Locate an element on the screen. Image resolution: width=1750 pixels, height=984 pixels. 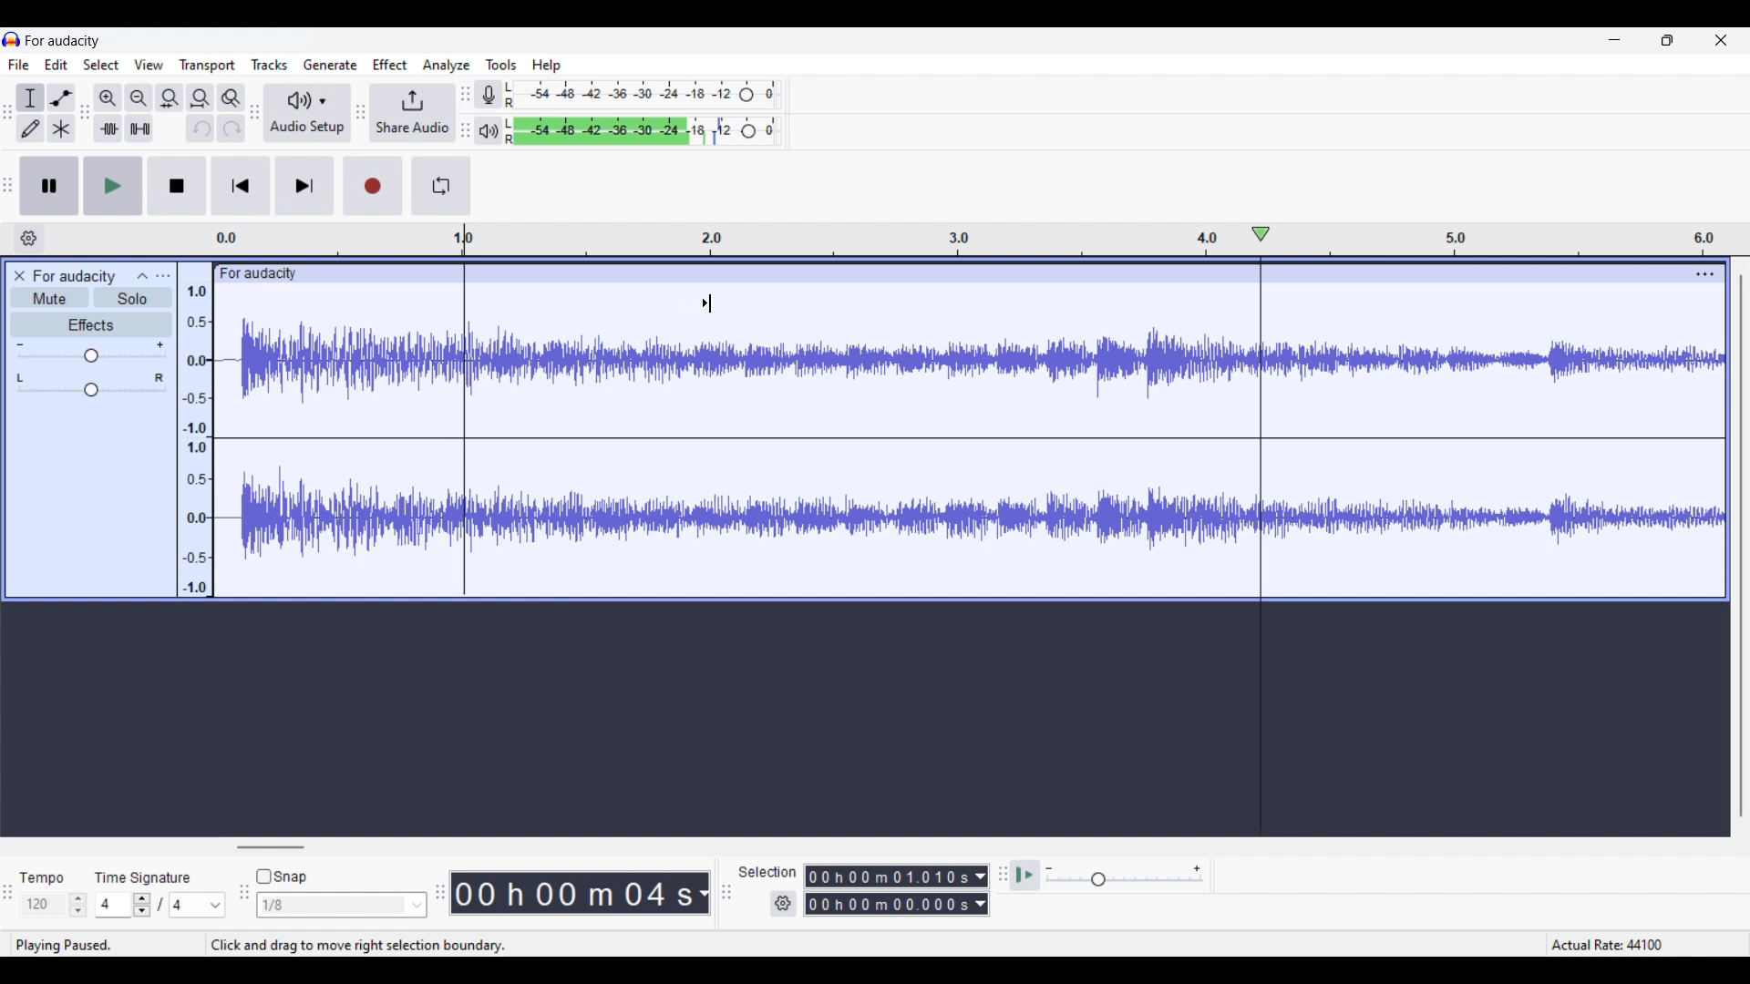
Minimize is located at coordinates (1615, 39).